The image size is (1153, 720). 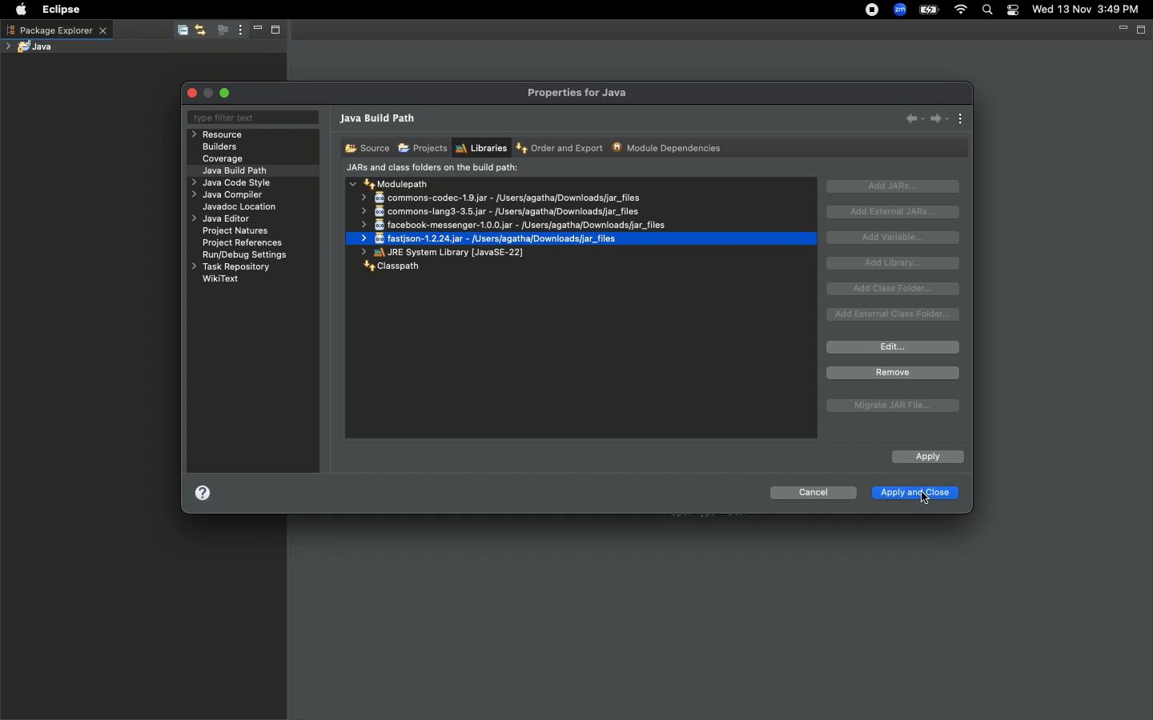 I want to click on Collapse all, so click(x=181, y=31).